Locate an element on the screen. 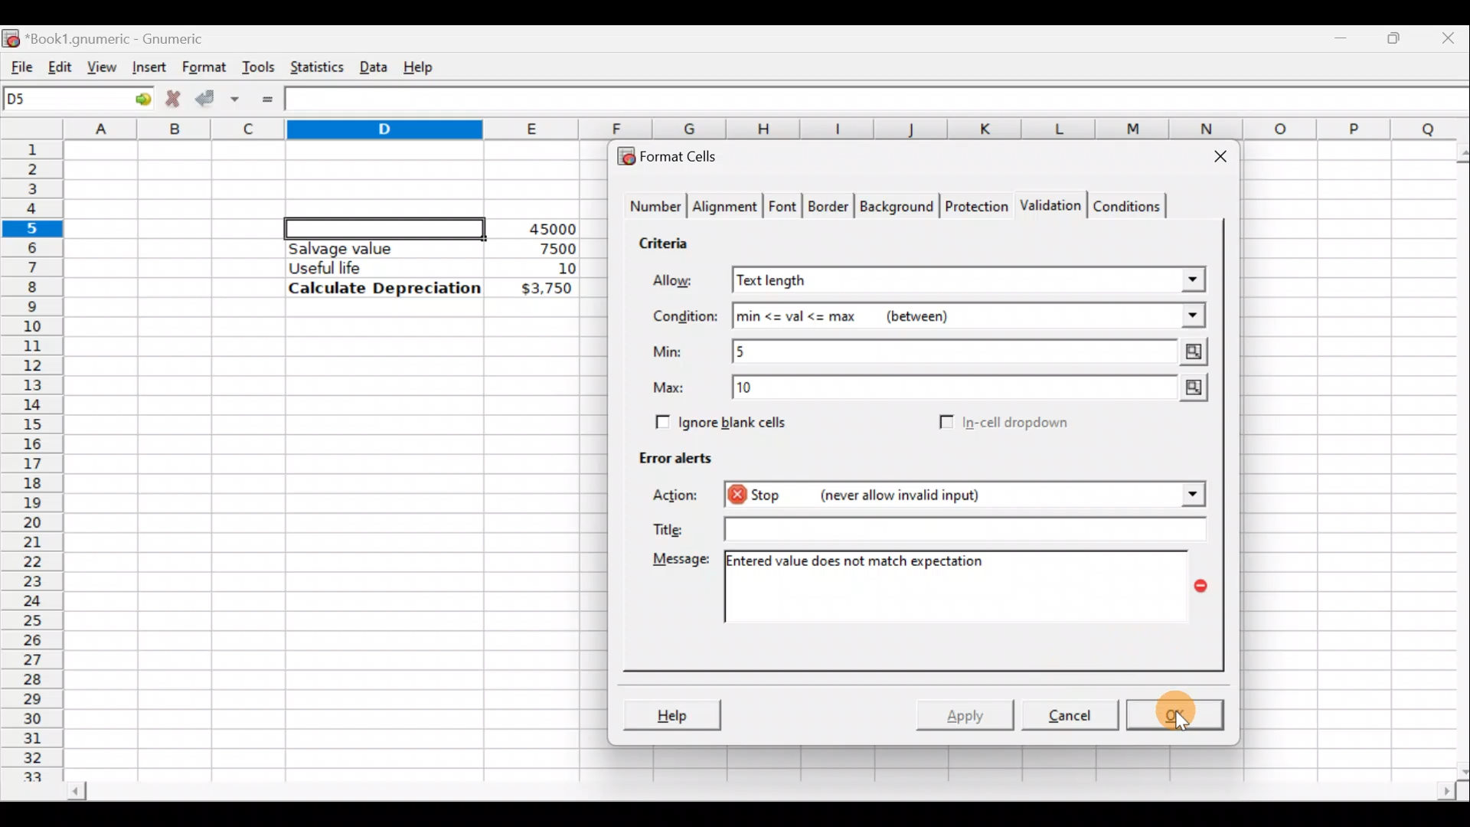  Edit is located at coordinates (60, 64).